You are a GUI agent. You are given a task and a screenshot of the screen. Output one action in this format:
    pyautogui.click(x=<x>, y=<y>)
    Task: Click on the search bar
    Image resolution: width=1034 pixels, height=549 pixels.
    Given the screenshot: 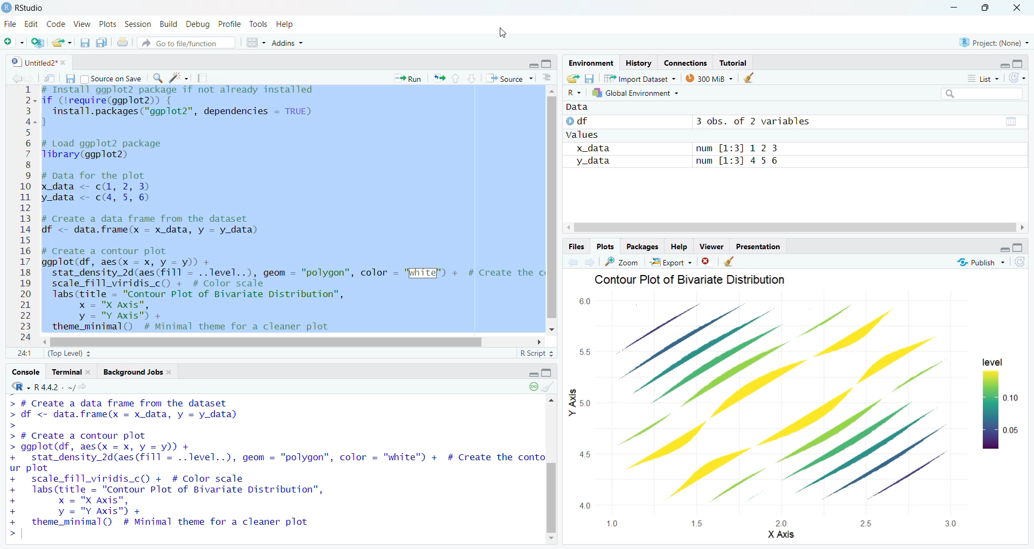 What is the action you would take?
    pyautogui.click(x=981, y=96)
    